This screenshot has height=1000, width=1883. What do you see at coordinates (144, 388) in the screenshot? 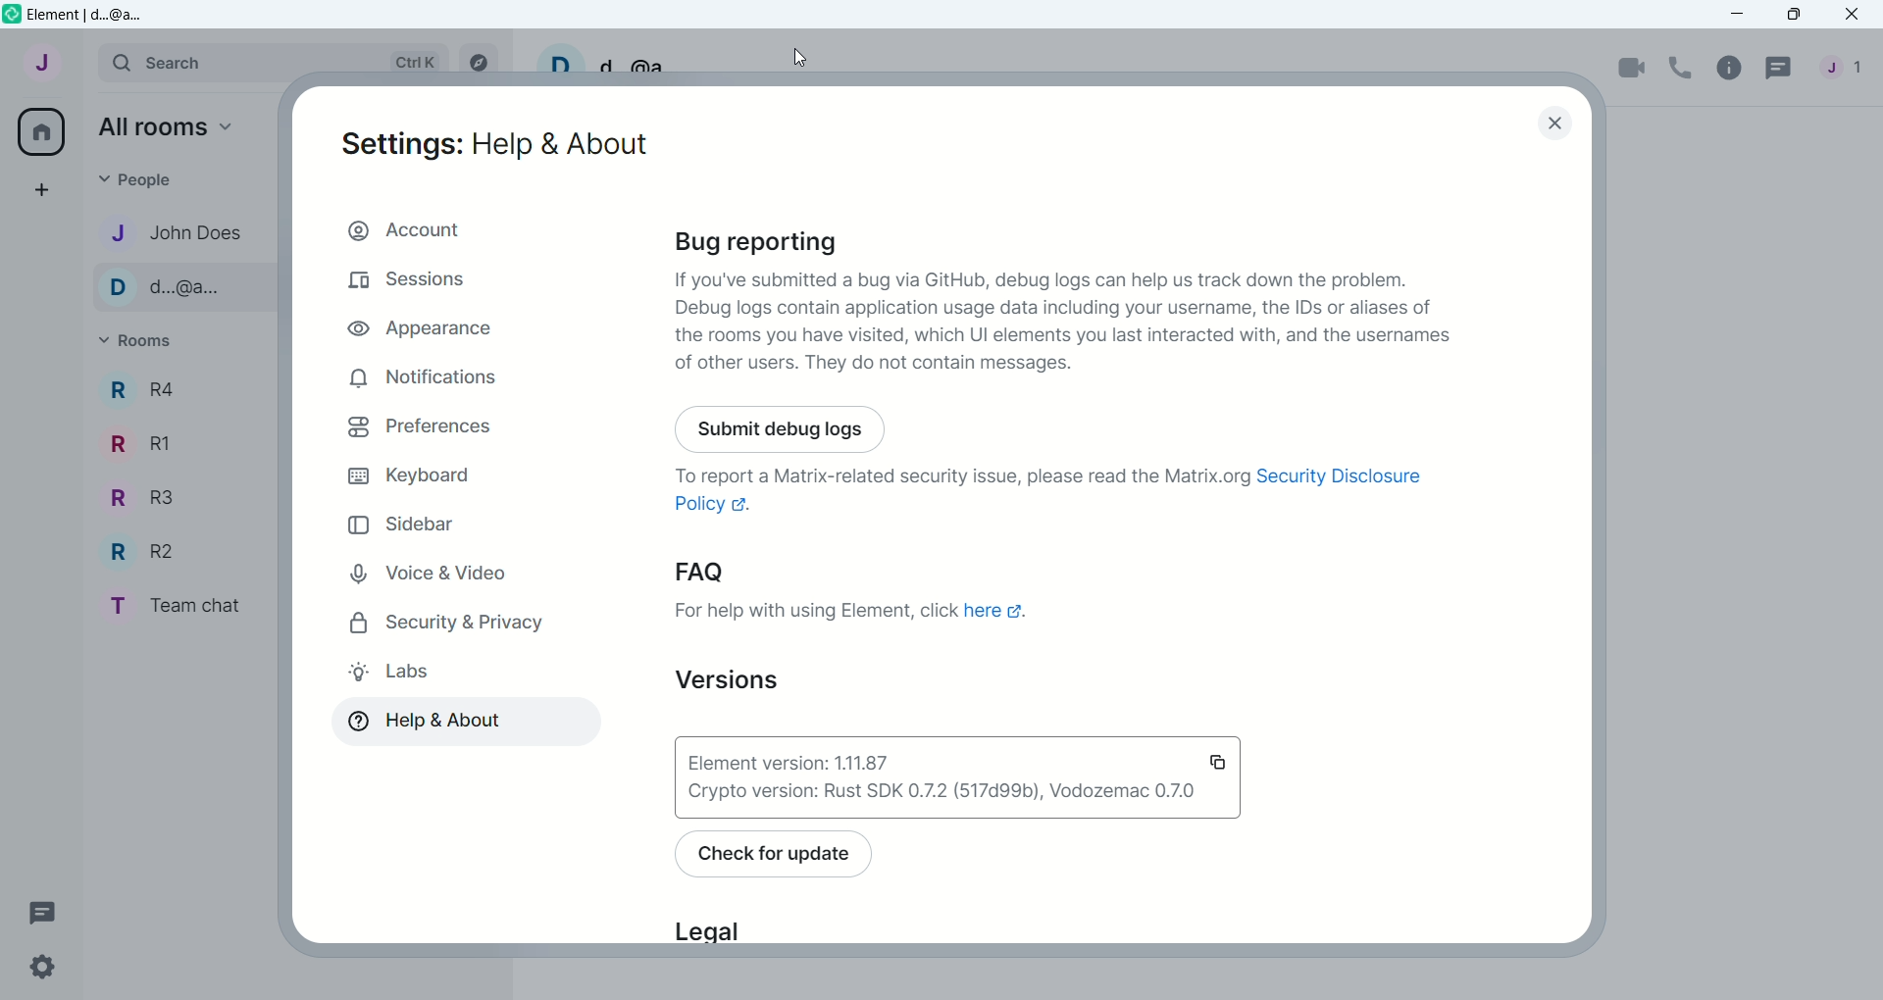
I see `Room R4` at bounding box center [144, 388].